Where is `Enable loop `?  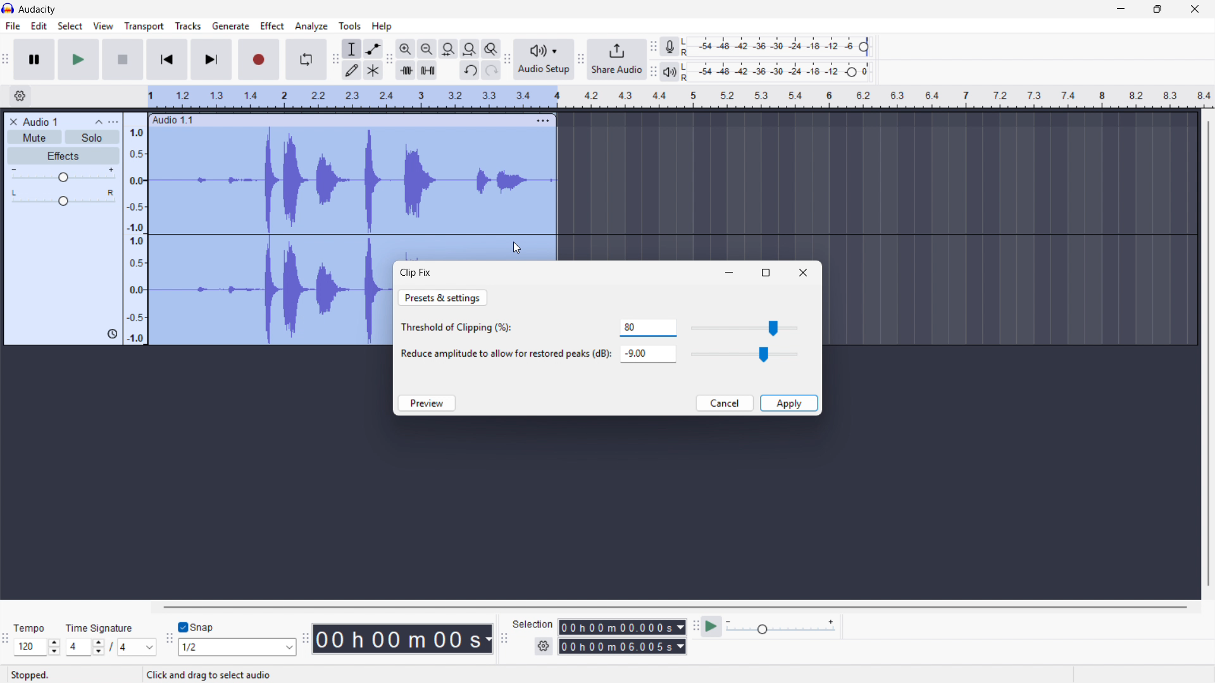 Enable loop  is located at coordinates (306, 59).